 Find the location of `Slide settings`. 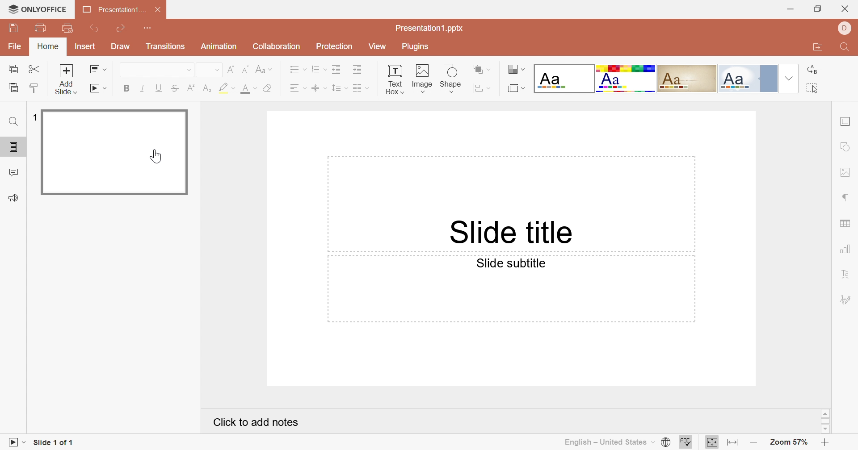

Slide settings is located at coordinates (847, 121).